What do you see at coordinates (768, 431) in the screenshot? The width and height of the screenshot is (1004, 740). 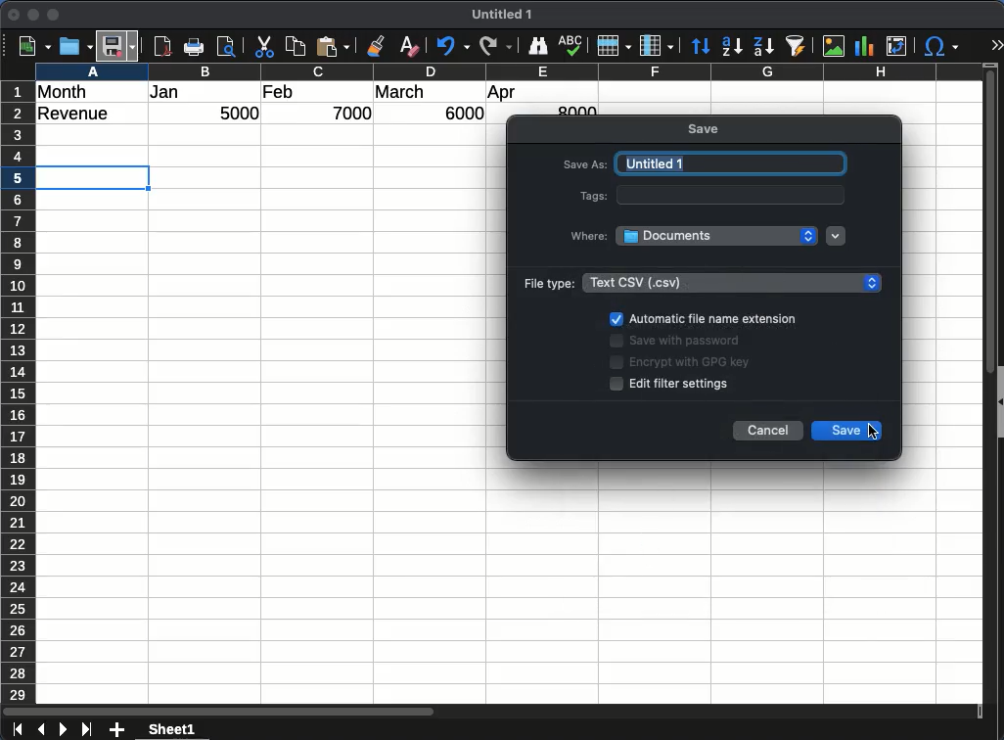 I see `Cancel` at bounding box center [768, 431].